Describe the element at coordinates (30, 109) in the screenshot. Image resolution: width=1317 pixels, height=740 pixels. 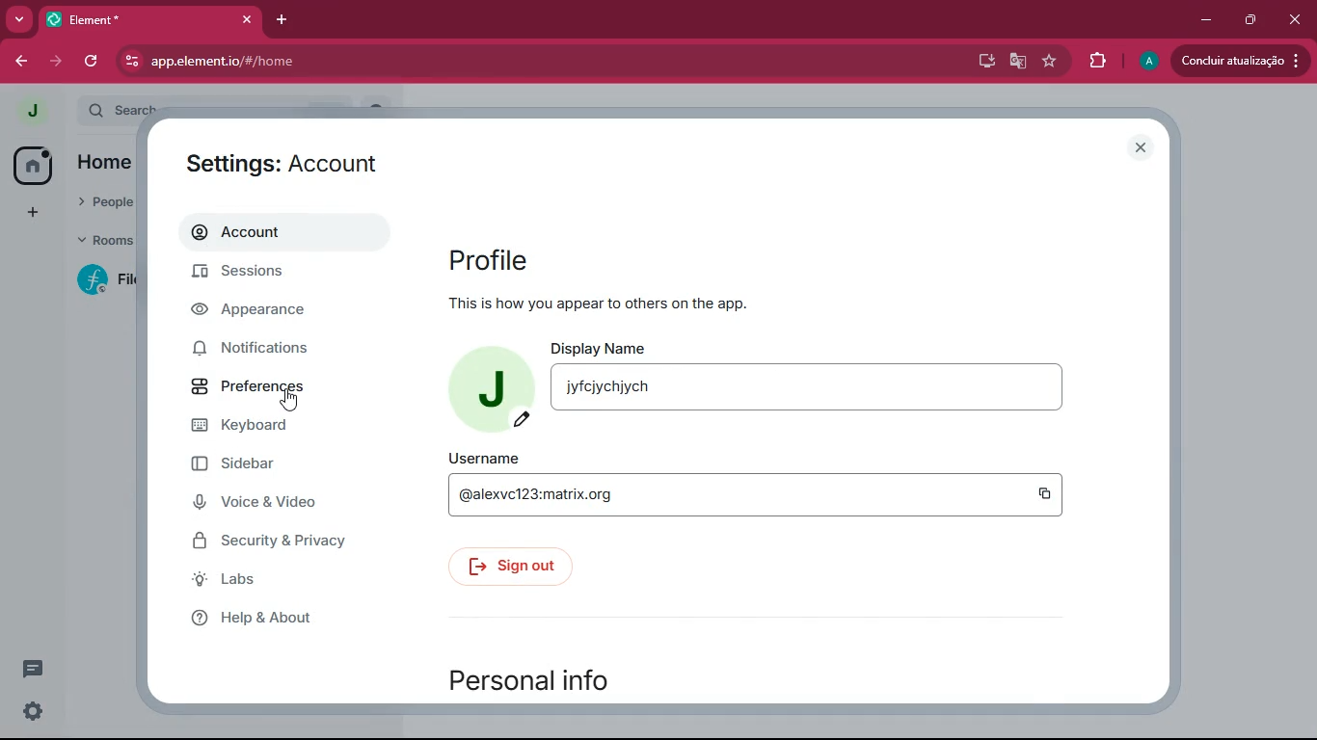
I see `profile` at that location.